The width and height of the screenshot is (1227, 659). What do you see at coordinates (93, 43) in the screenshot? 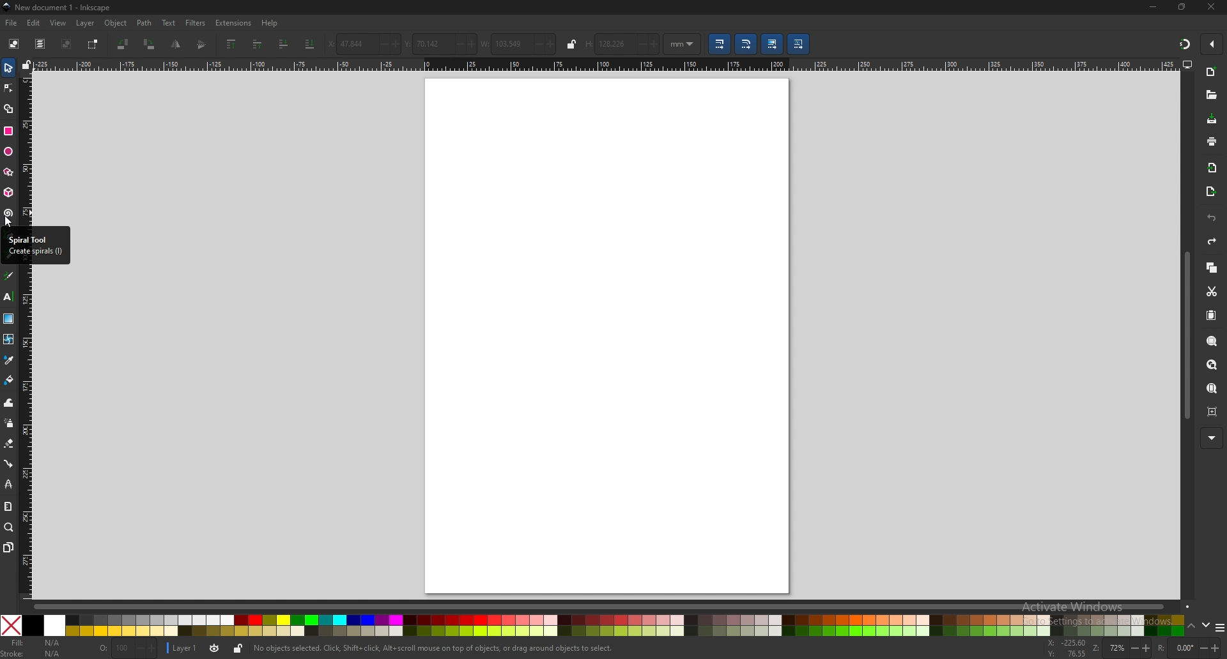
I see `toggle selection box` at bounding box center [93, 43].